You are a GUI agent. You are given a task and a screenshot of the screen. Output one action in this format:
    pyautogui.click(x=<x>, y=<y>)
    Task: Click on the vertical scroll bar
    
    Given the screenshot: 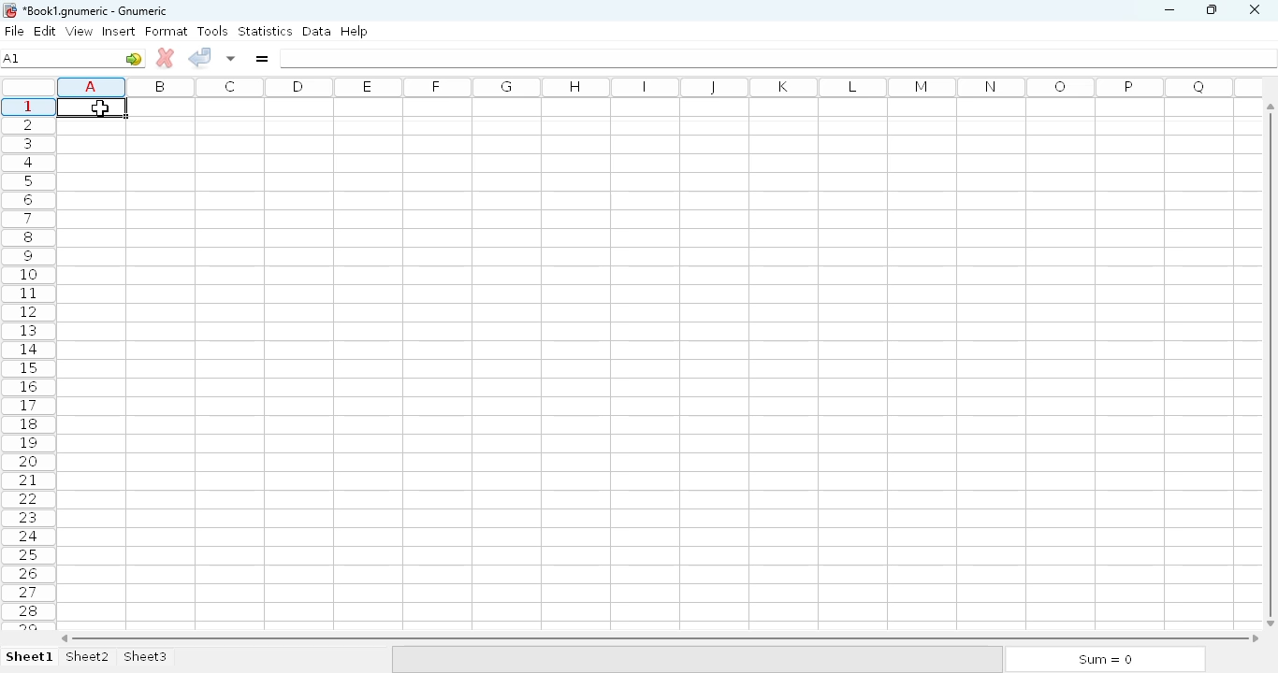 What is the action you would take?
    pyautogui.click(x=1273, y=364)
    